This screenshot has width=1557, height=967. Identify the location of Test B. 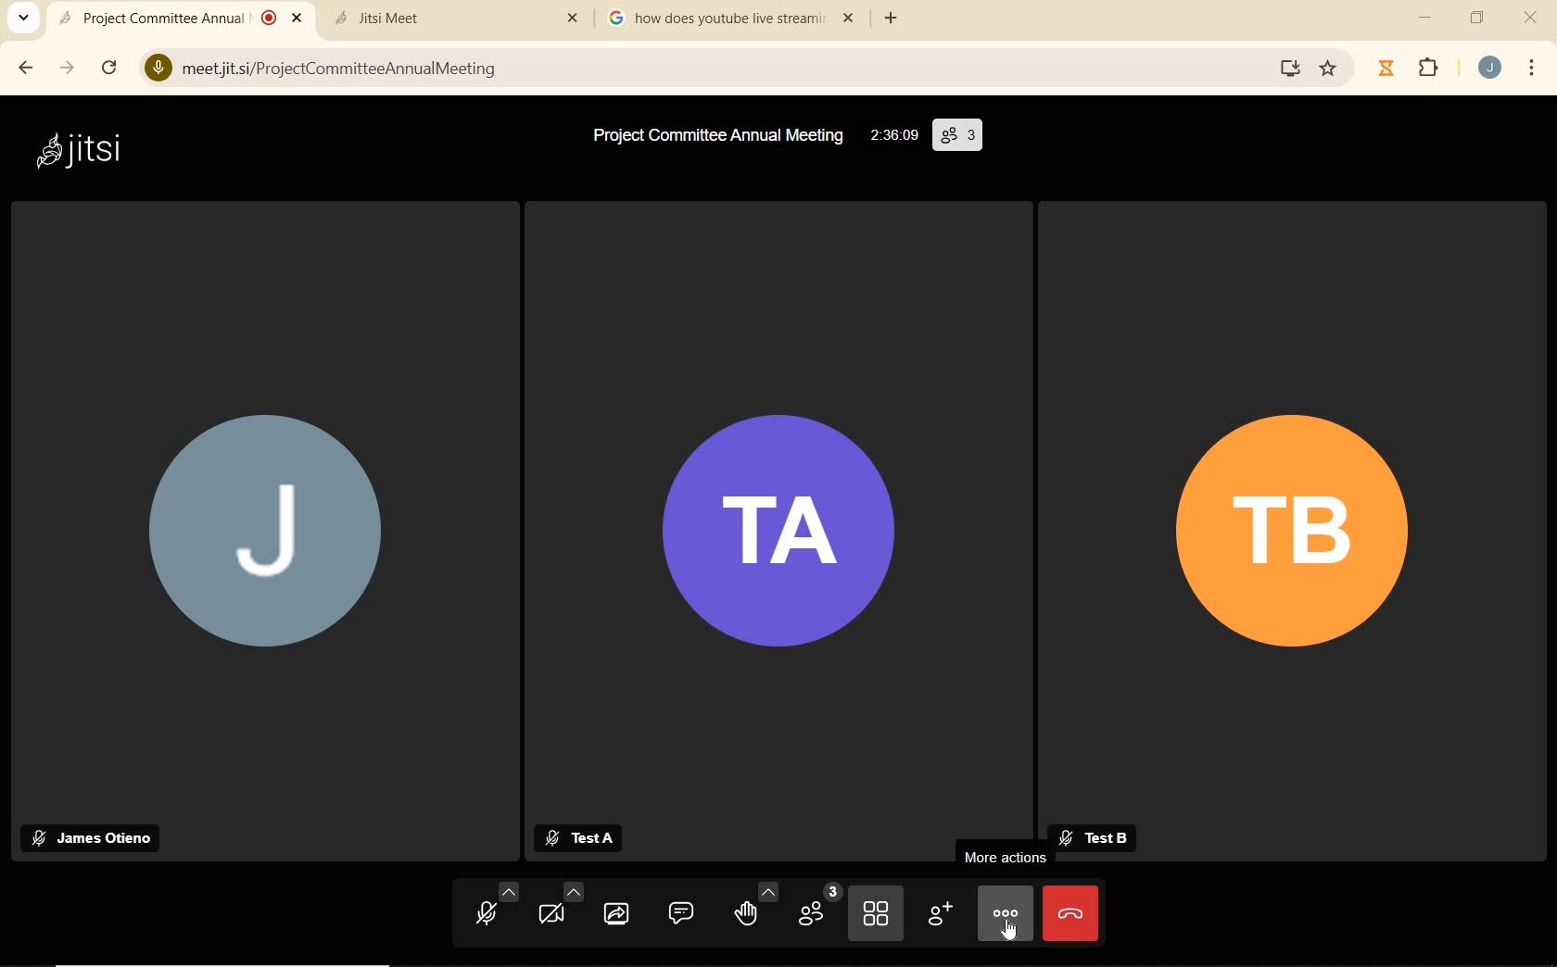
(1092, 838).